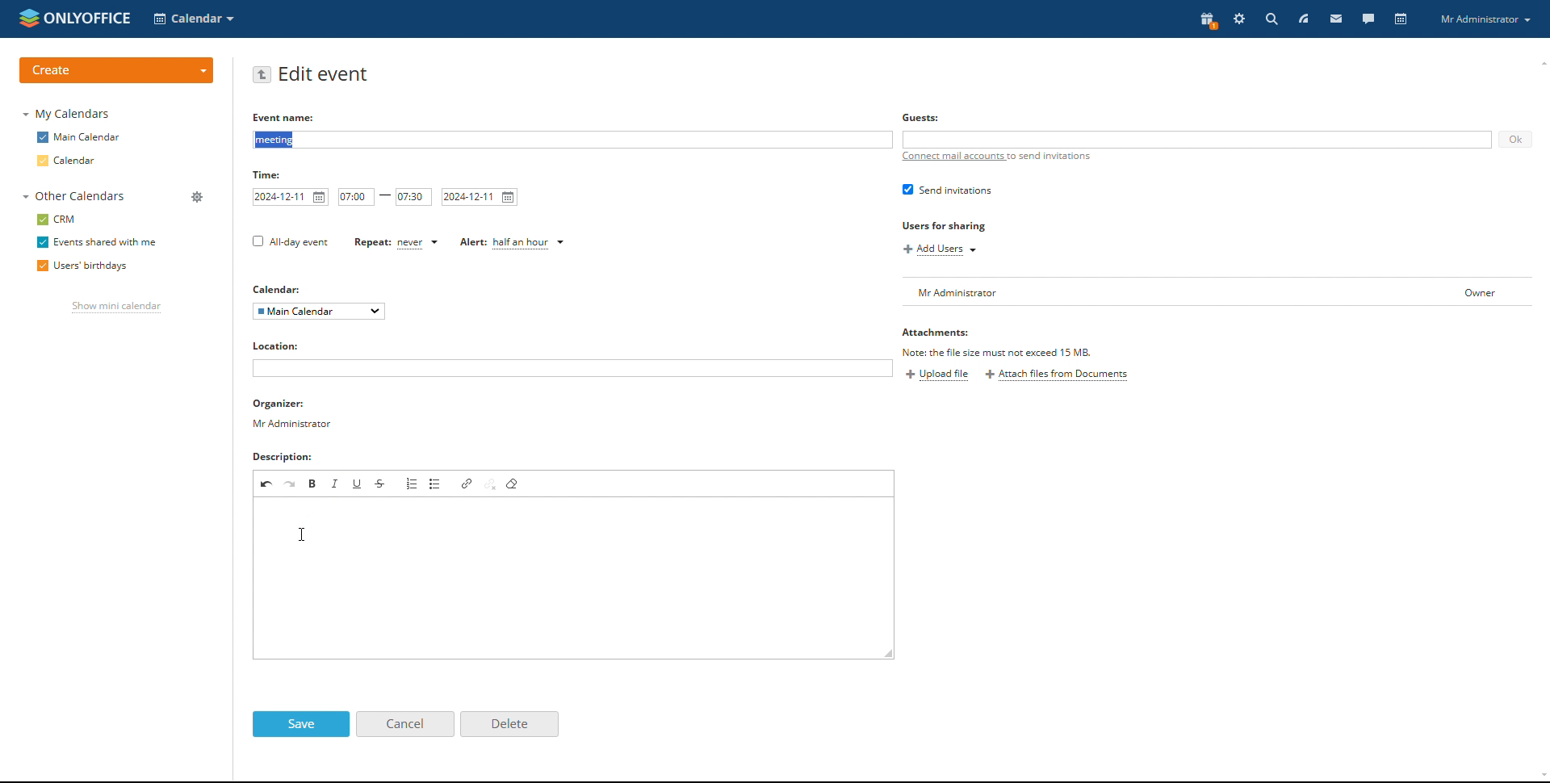  What do you see at coordinates (576, 579) in the screenshot?
I see `add description` at bounding box center [576, 579].